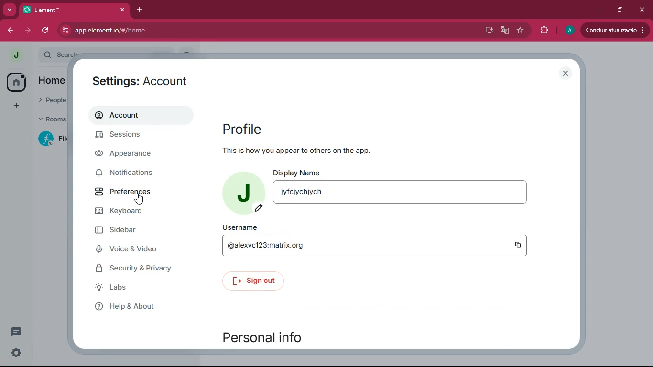 The image size is (653, 367). What do you see at coordinates (140, 198) in the screenshot?
I see `cursor` at bounding box center [140, 198].